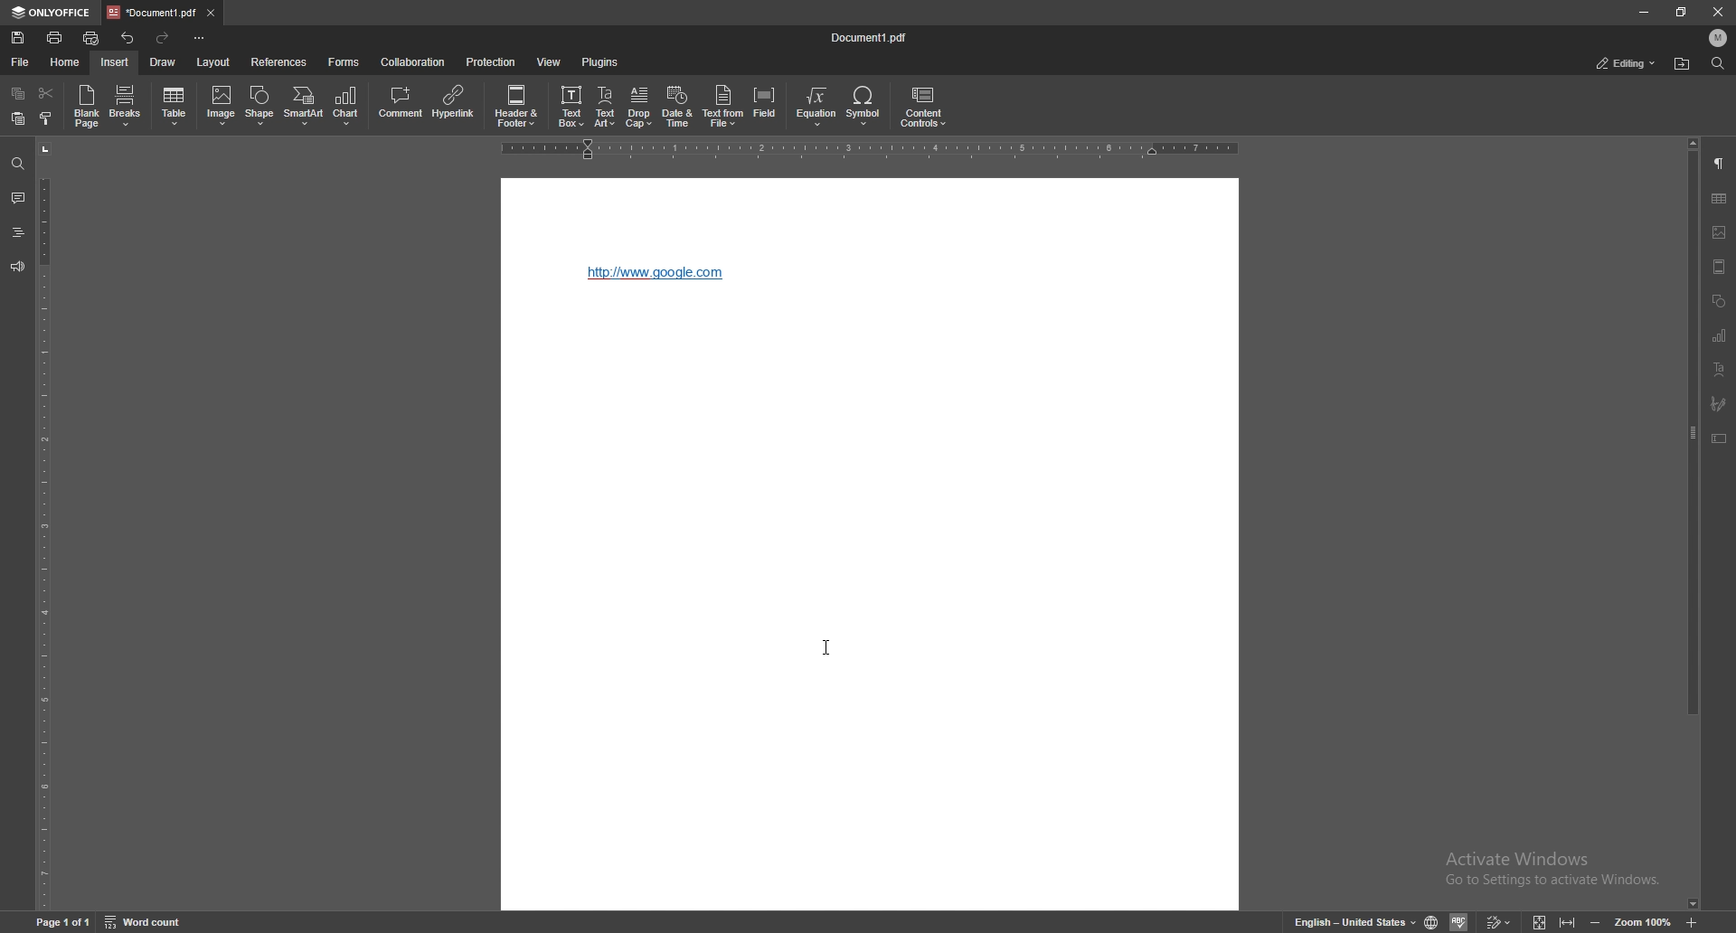 This screenshot has width=1736, height=933. Describe the element at coordinates (130, 39) in the screenshot. I see `undo` at that location.